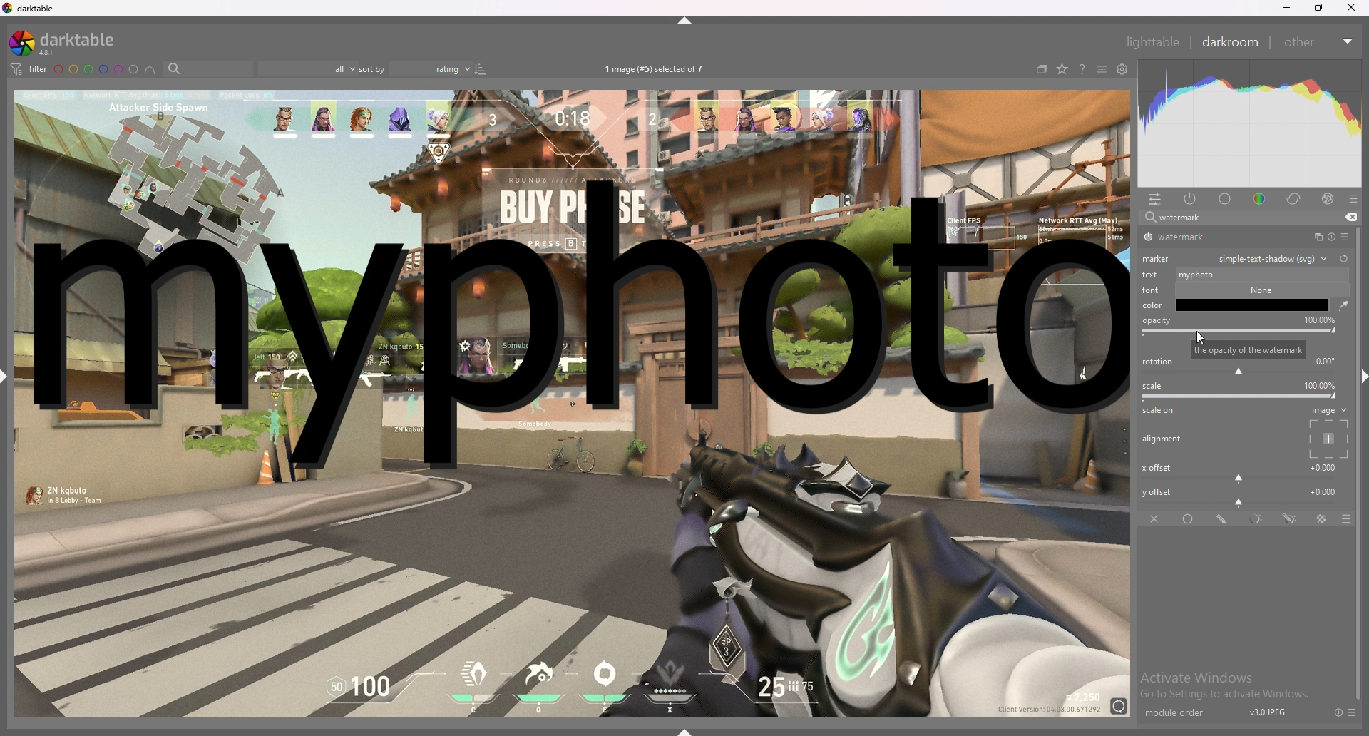  What do you see at coordinates (1241, 471) in the screenshot?
I see `xoffset` at bounding box center [1241, 471].